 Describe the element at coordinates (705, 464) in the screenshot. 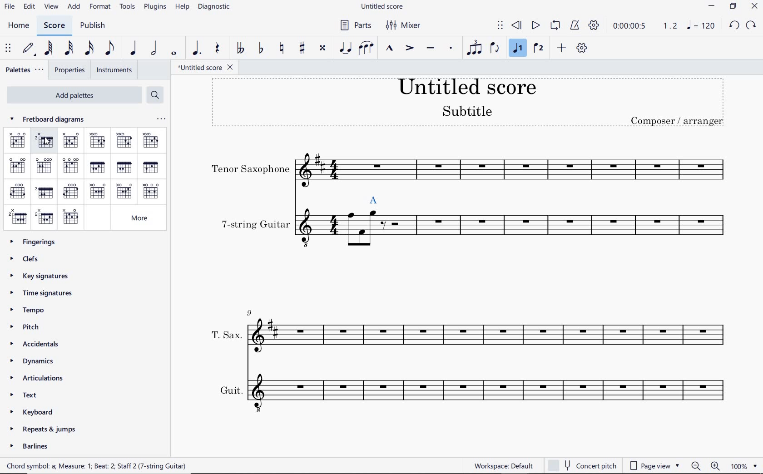

I see `zoom in or zoom out` at that location.